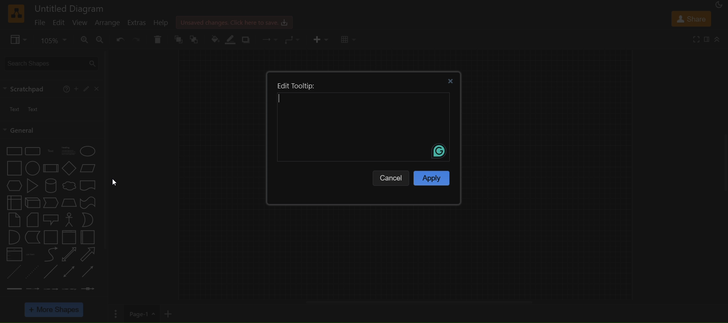 This screenshot has width=728, height=323. What do you see at coordinates (195, 40) in the screenshot?
I see `to` at bounding box center [195, 40].